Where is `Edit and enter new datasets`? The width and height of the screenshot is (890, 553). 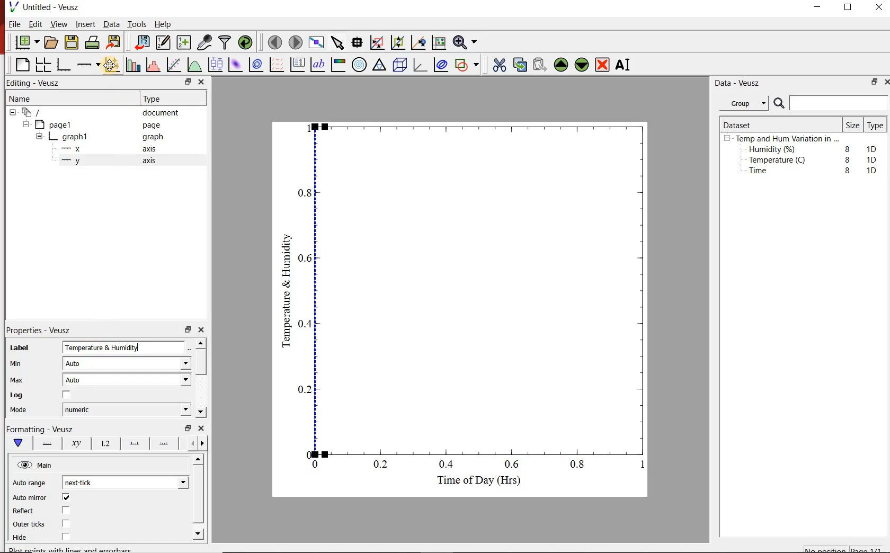
Edit and enter new datasets is located at coordinates (164, 43).